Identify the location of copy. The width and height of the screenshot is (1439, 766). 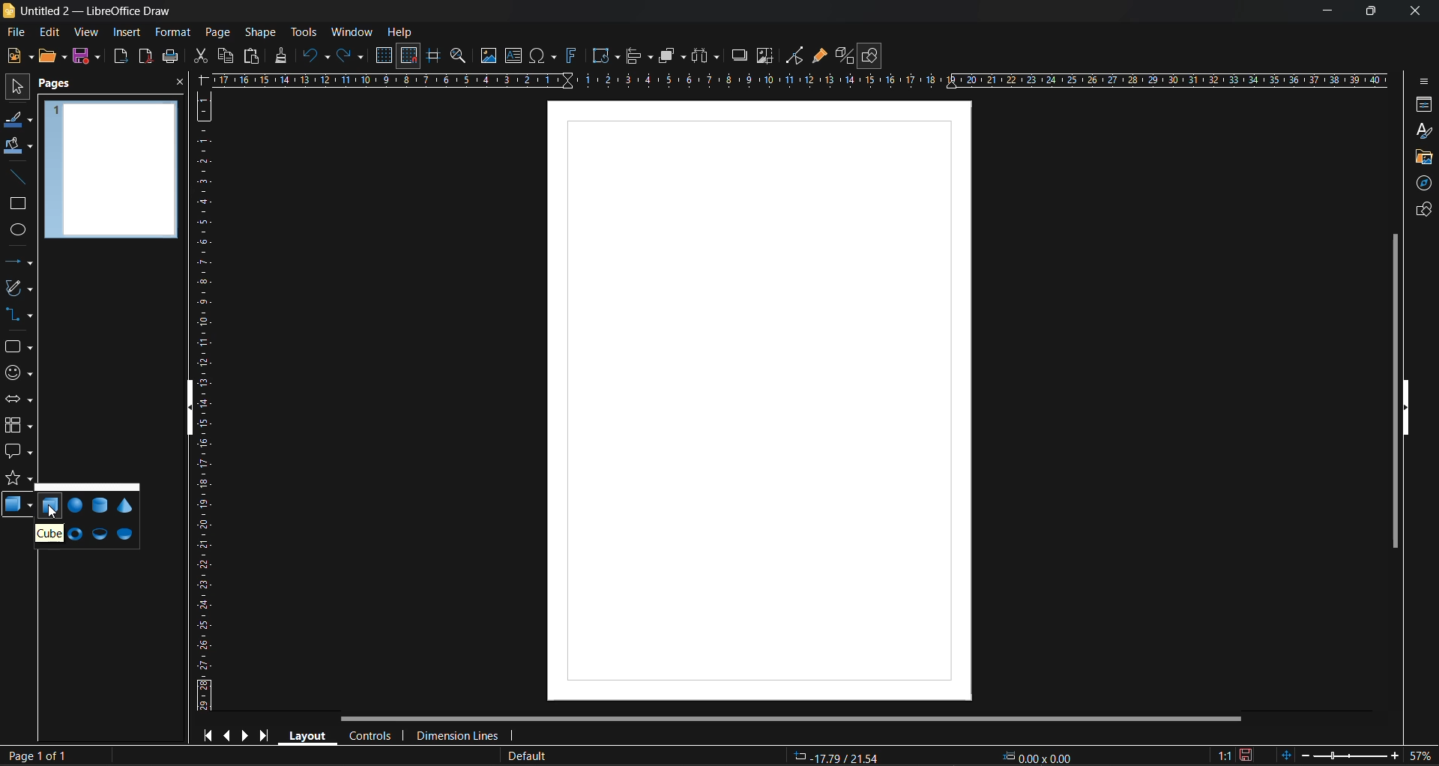
(224, 55).